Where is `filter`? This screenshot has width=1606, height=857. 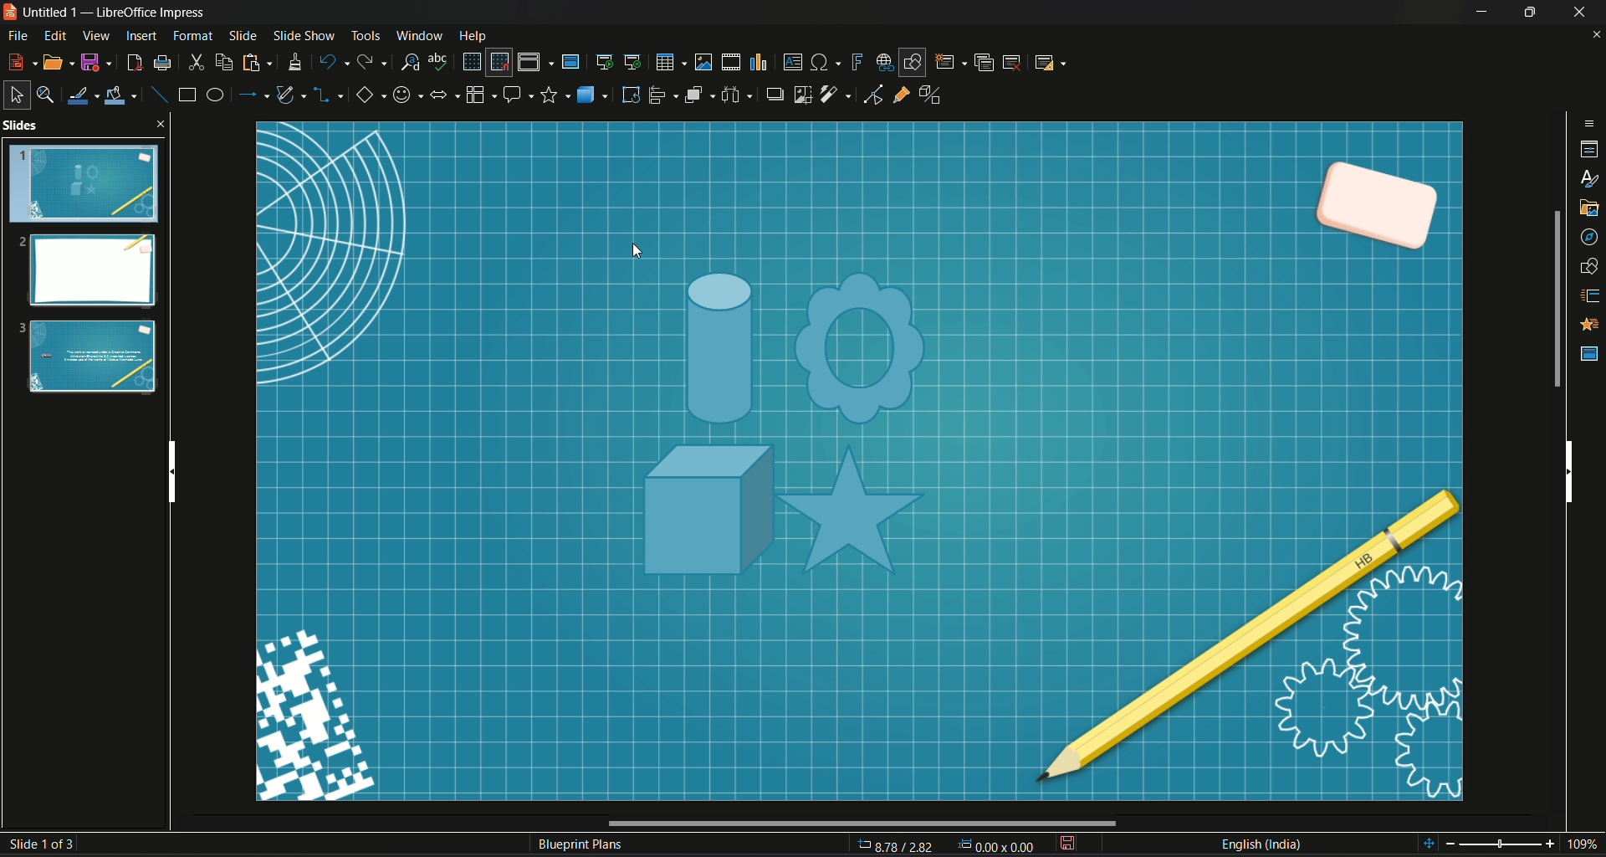
filter is located at coordinates (836, 95).